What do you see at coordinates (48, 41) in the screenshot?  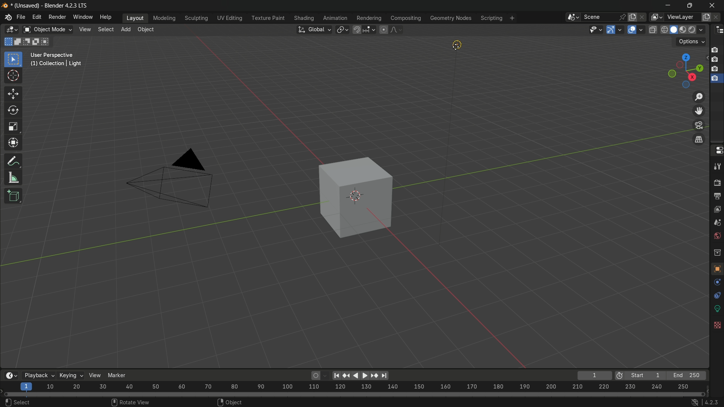 I see `intersect selection` at bounding box center [48, 41].